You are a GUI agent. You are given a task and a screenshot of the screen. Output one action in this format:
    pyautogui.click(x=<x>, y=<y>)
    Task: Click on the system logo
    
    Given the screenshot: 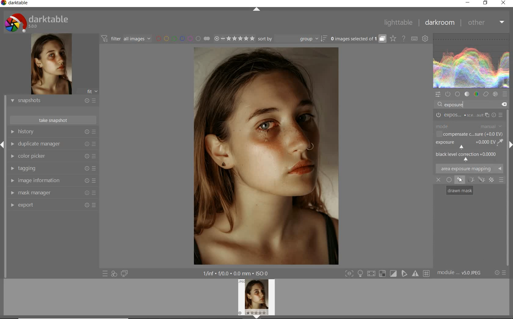 What is the action you would take?
    pyautogui.click(x=40, y=22)
    